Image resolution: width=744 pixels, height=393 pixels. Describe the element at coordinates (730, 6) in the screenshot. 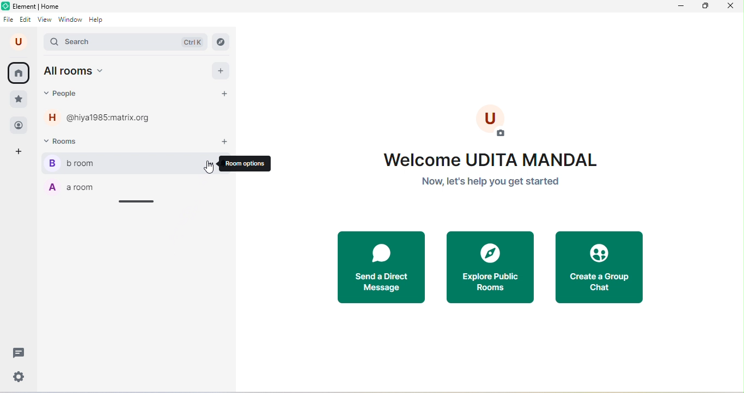

I see `close` at that location.